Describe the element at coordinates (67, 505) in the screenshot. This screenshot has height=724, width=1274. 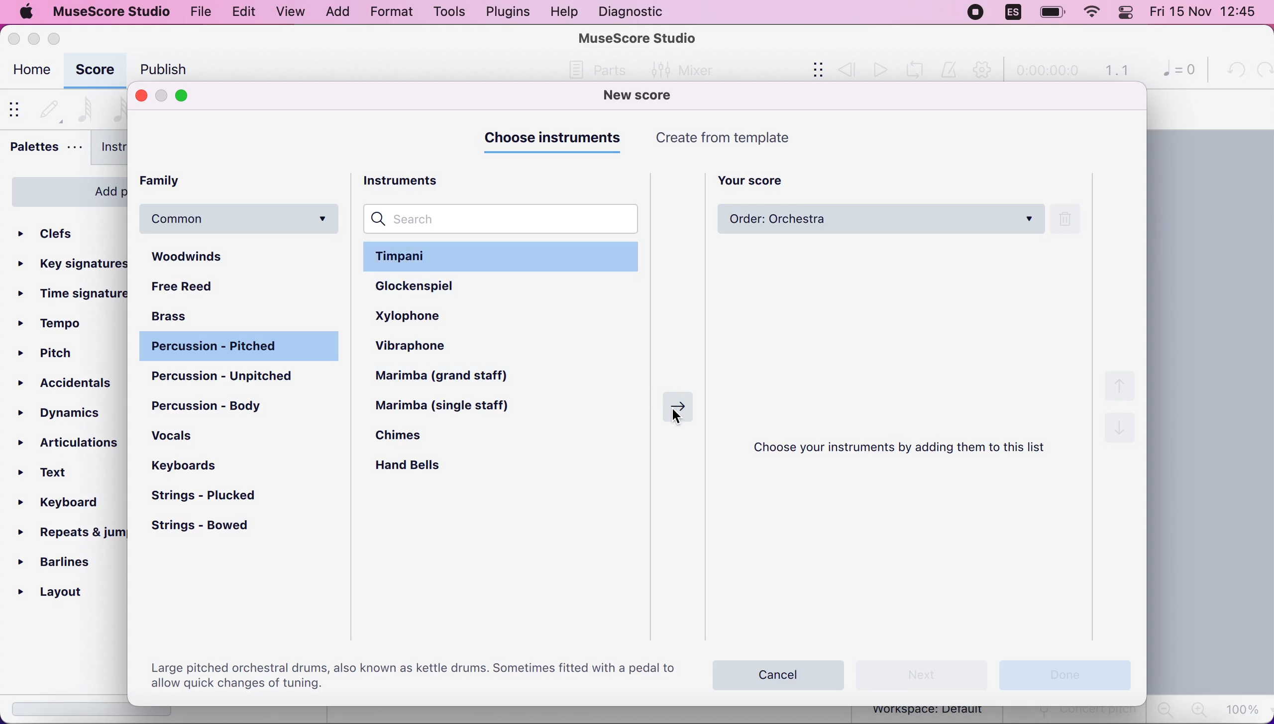
I see `keyboard` at that location.